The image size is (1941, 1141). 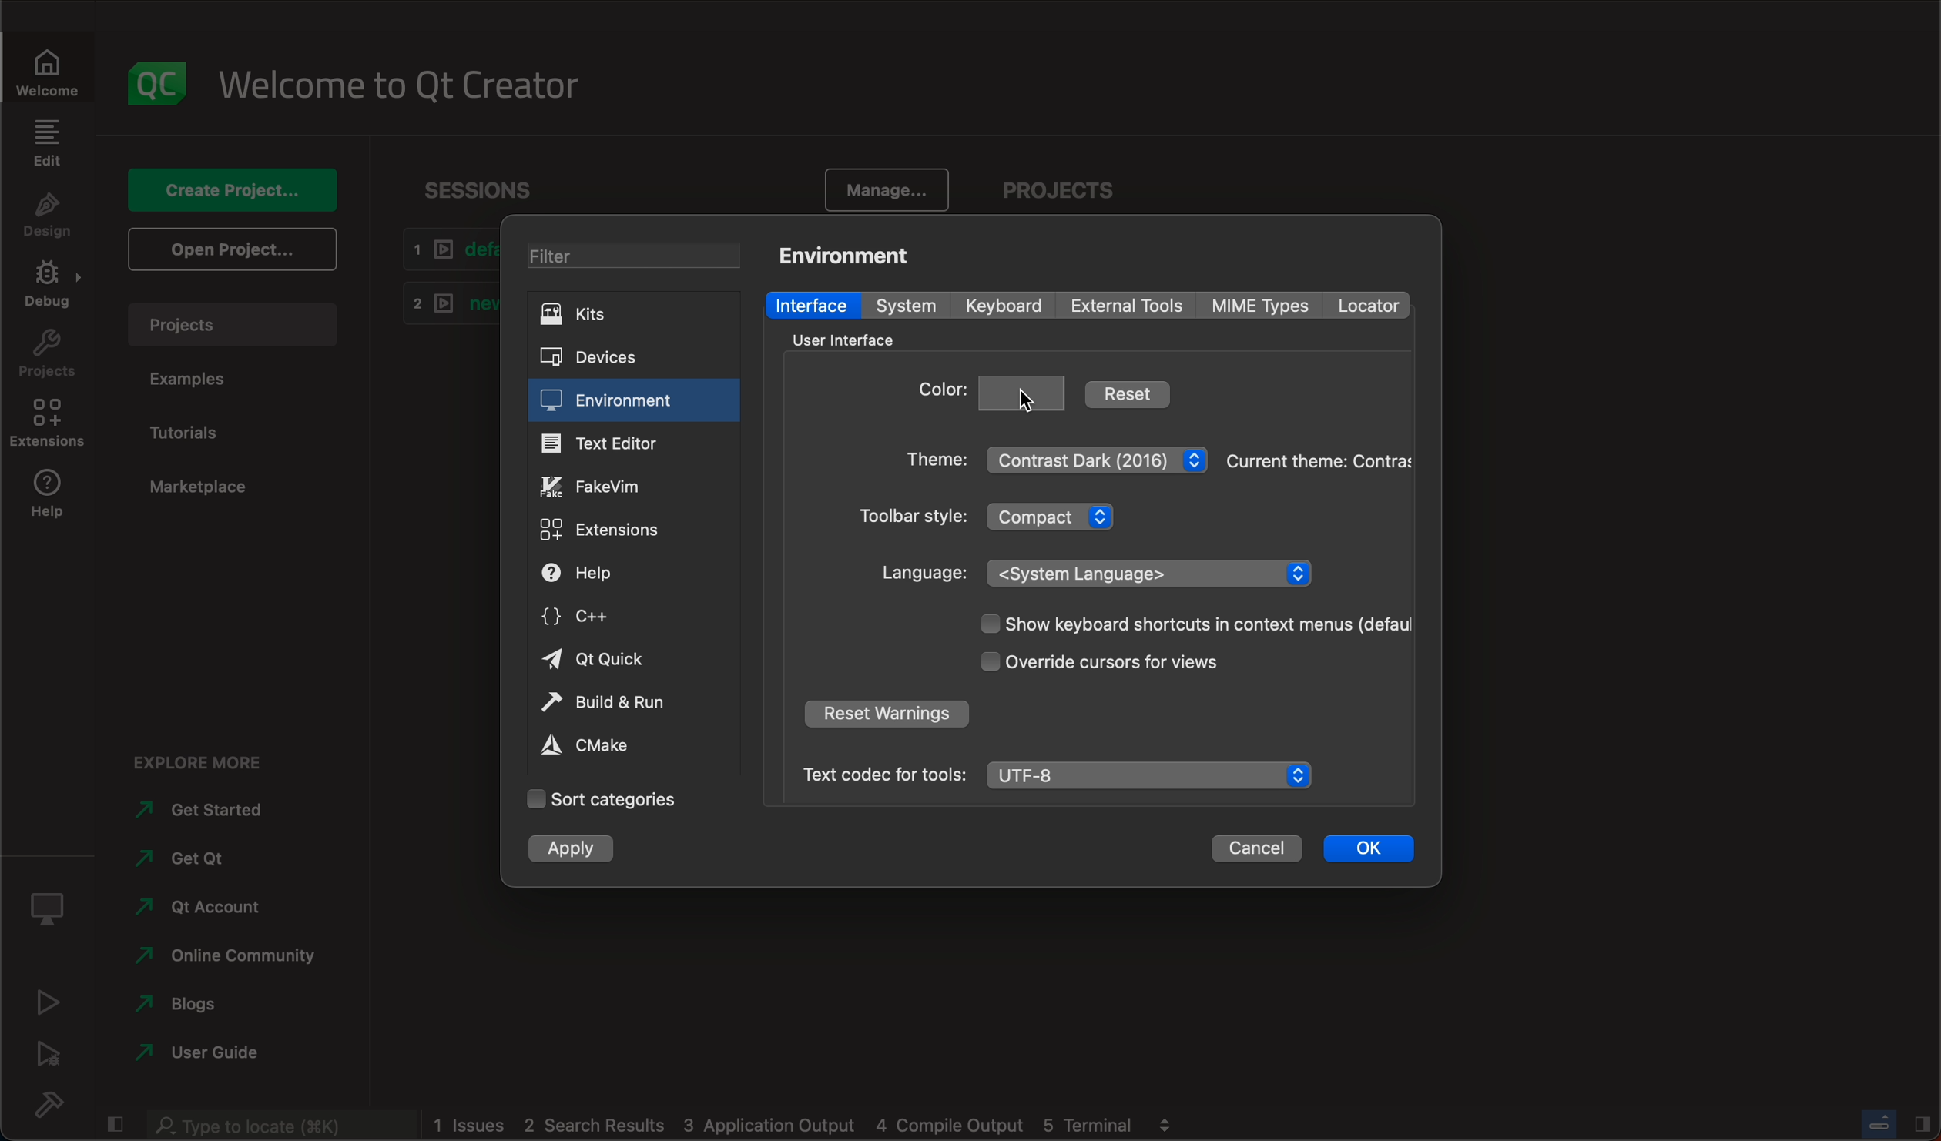 I want to click on system, so click(x=913, y=306).